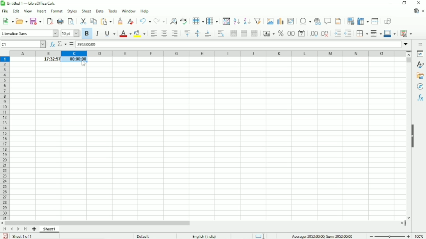  What do you see at coordinates (236, 21) in the screenshot?
I see `Sort ascending` at bounding box center [236, 21].